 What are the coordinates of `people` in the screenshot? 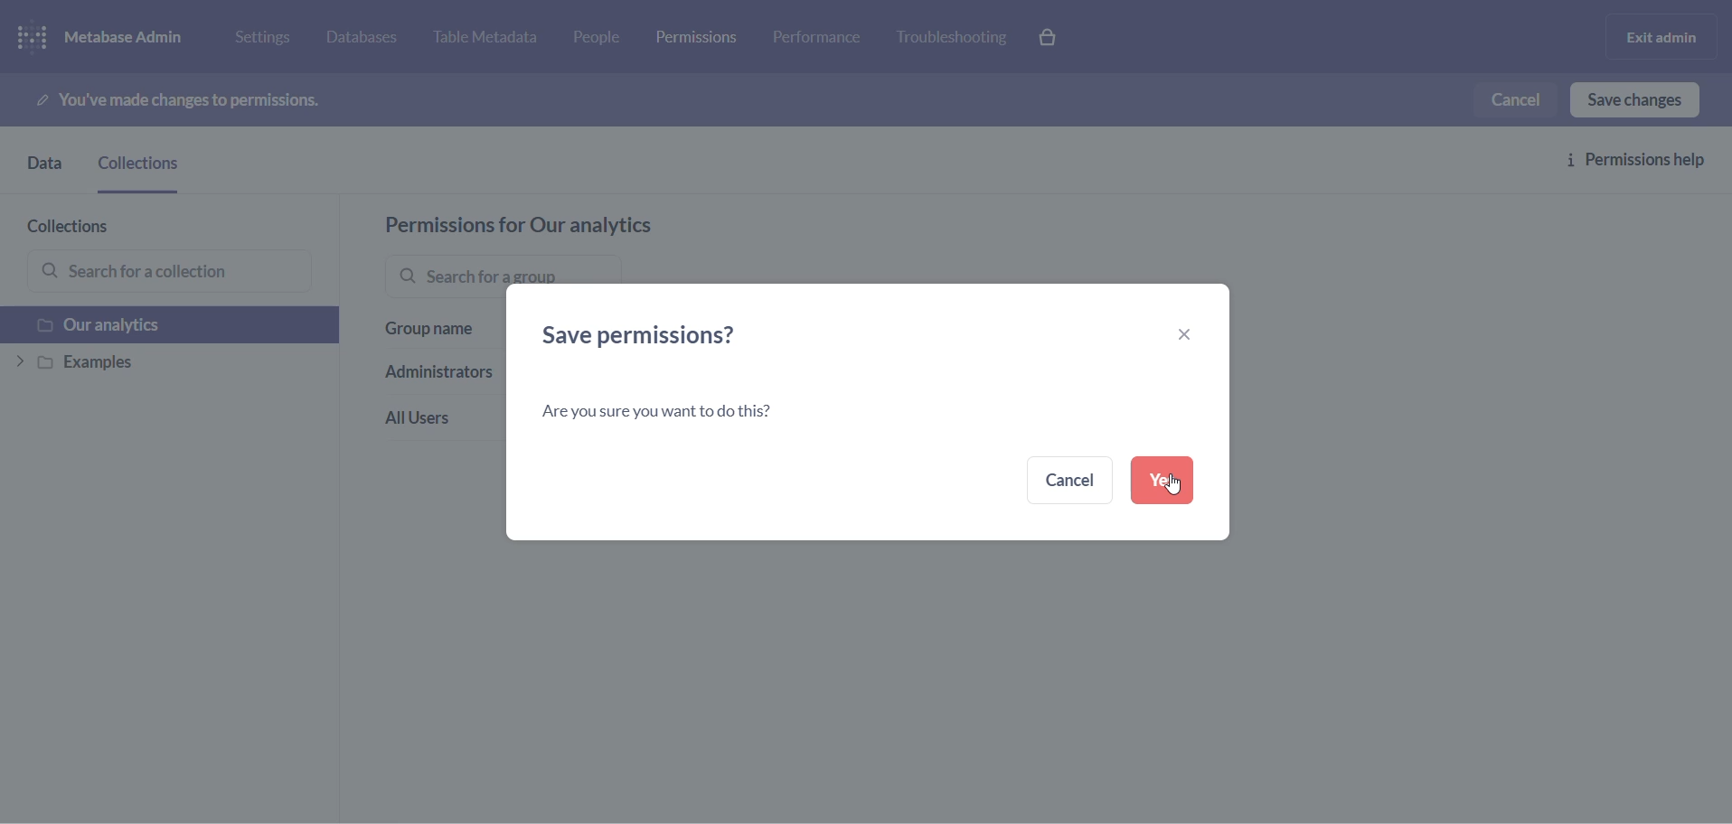 It's located at (604, 40).